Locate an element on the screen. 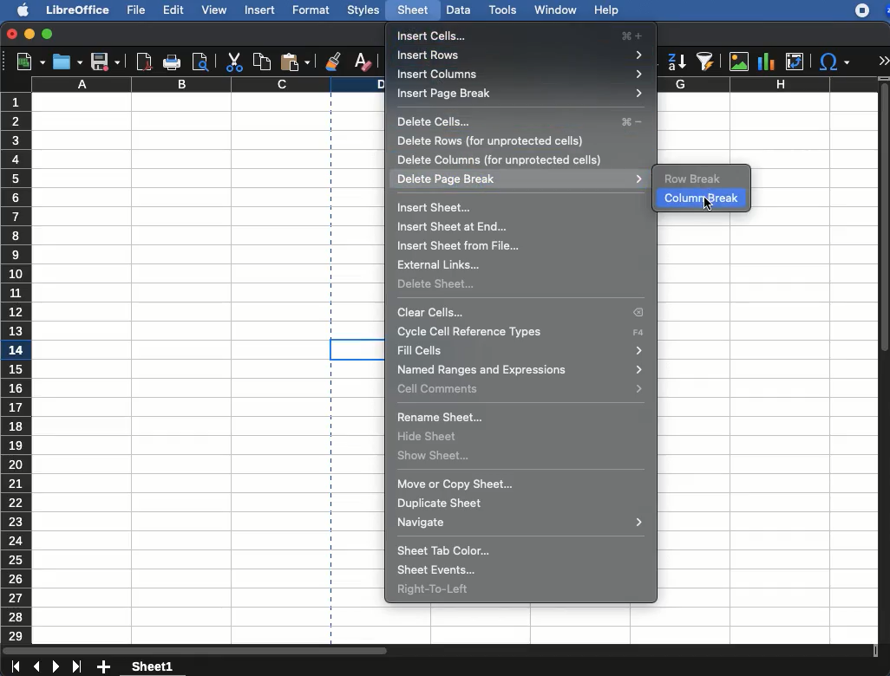 The height and width of the screenshot is (676, 890). right to left is located at coordinates (435, 590).